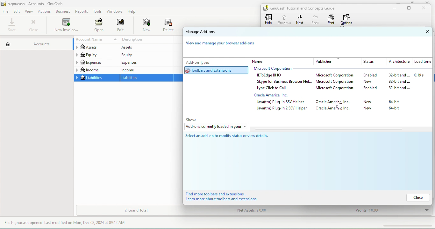 This screenshot has width=435, height=229. Describe the element at coordinates (208, 62) in the screenshot. I see `add on types` at that location.